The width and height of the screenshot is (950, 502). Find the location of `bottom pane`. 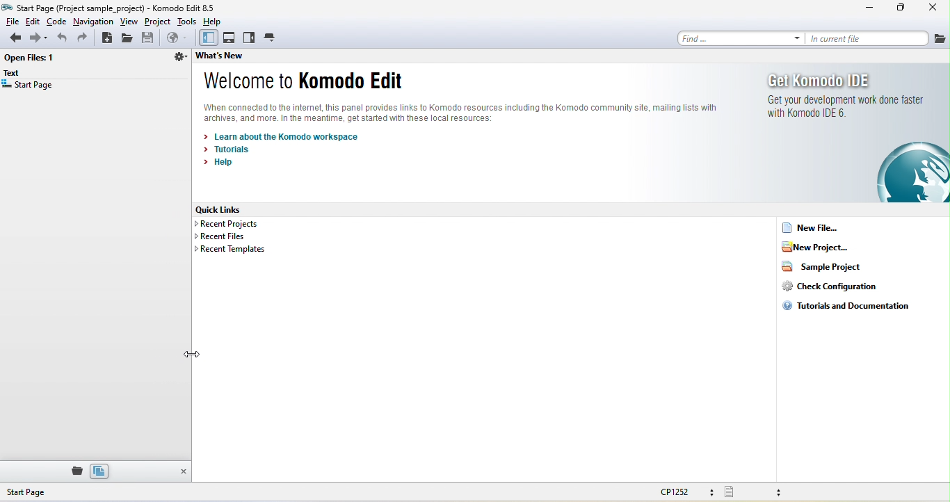

bottom pane is located at coordinates (230, 38).